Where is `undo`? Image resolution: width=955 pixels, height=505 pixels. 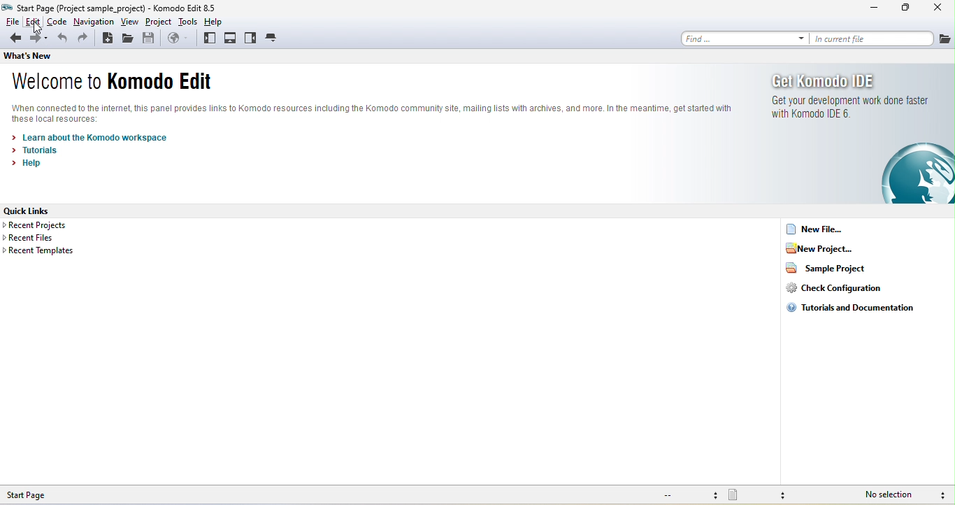
undo is located at coordinates (62, 38).